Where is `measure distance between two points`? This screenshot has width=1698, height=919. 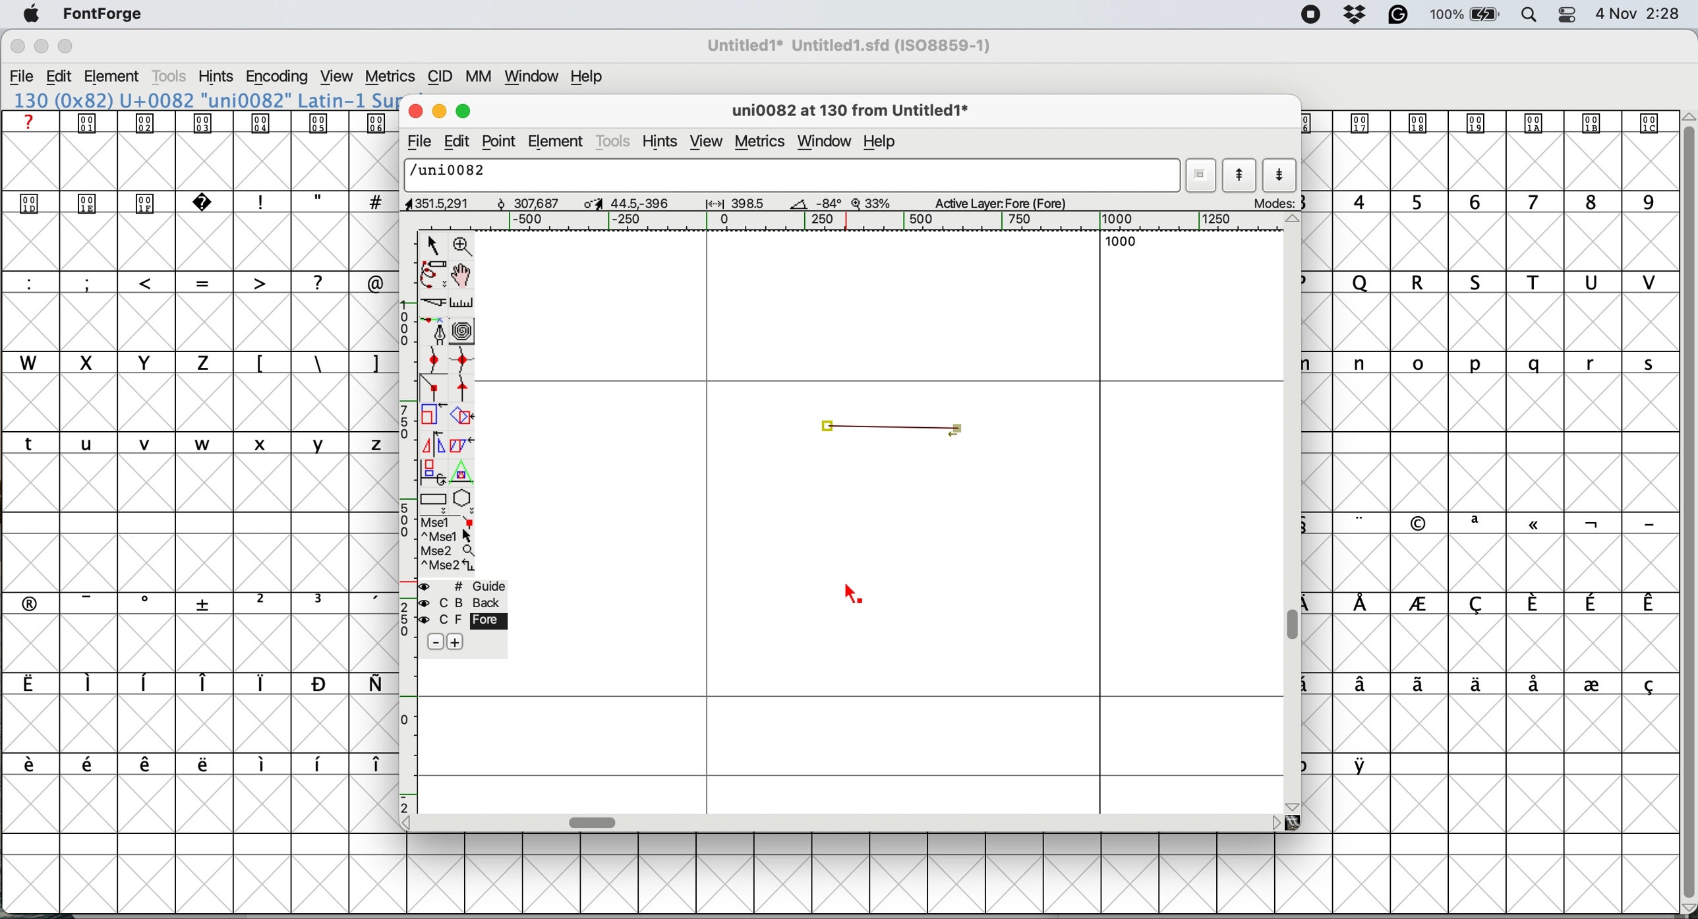
measure distance between two points is located at coordinates (463, 305).